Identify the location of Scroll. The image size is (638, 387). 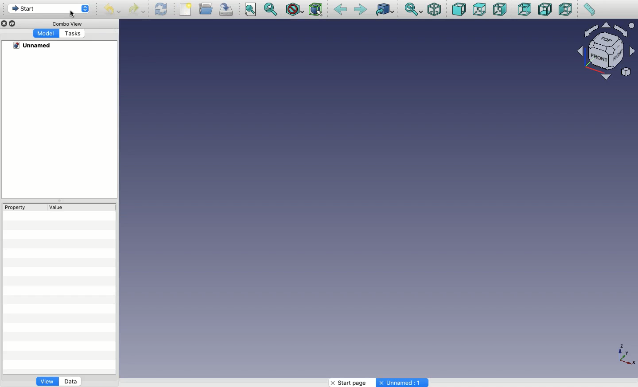
(634, 198).